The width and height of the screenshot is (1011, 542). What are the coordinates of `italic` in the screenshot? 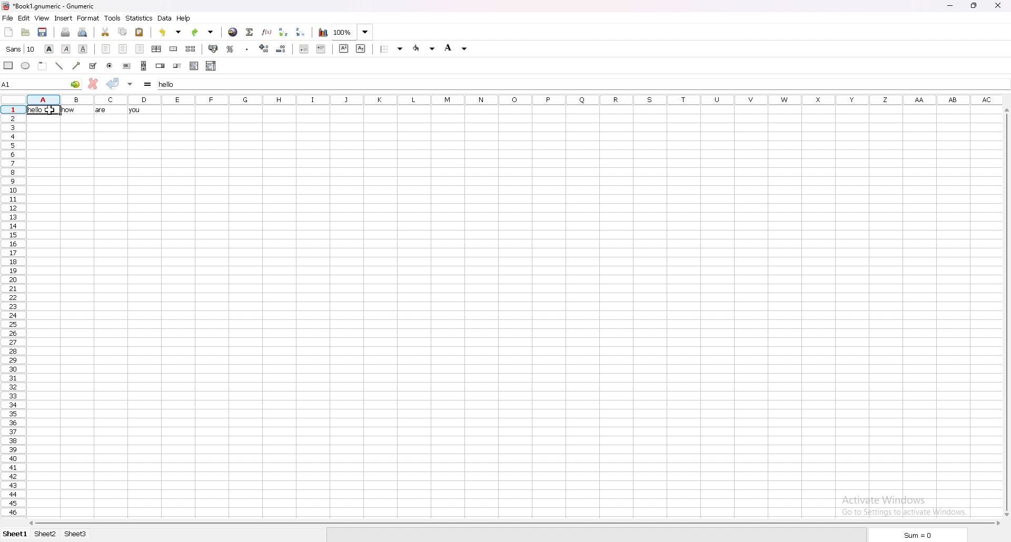 It's located at (66, 48).